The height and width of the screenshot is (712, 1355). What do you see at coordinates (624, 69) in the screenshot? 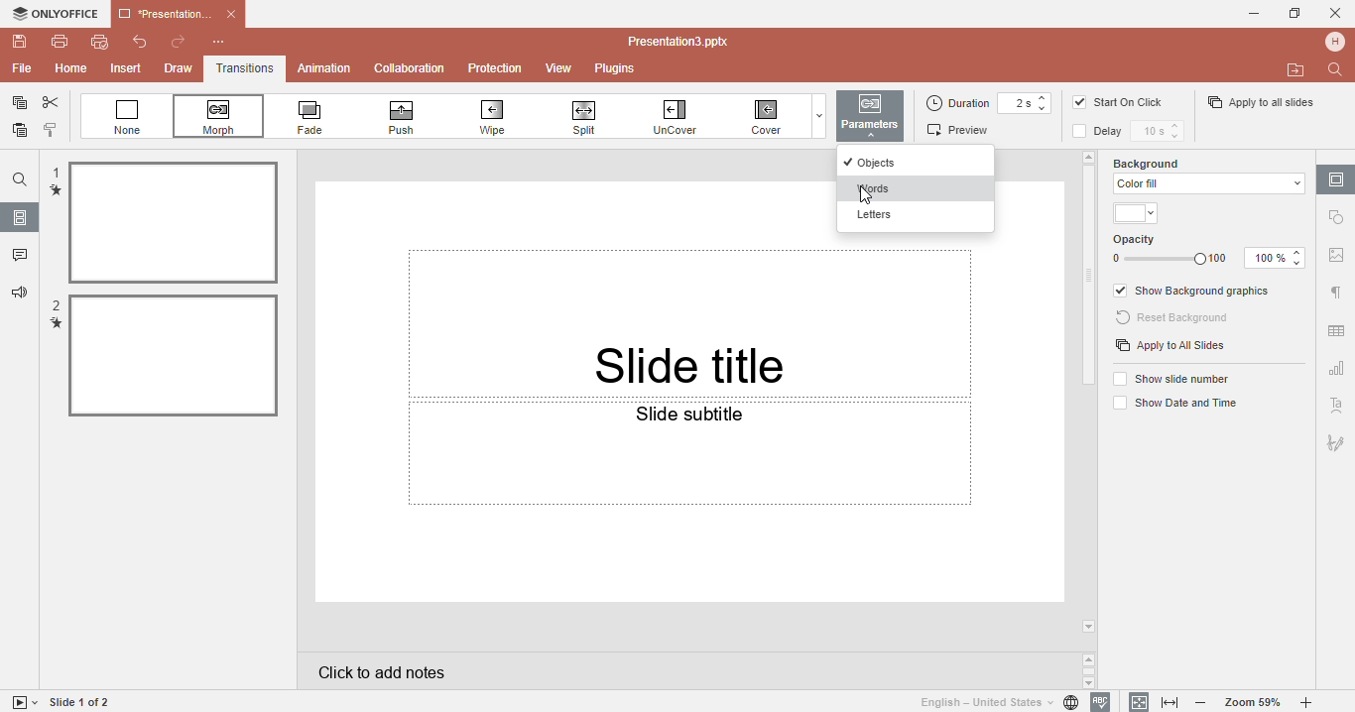
I see `Plugins` at bounding box center [624, 69].